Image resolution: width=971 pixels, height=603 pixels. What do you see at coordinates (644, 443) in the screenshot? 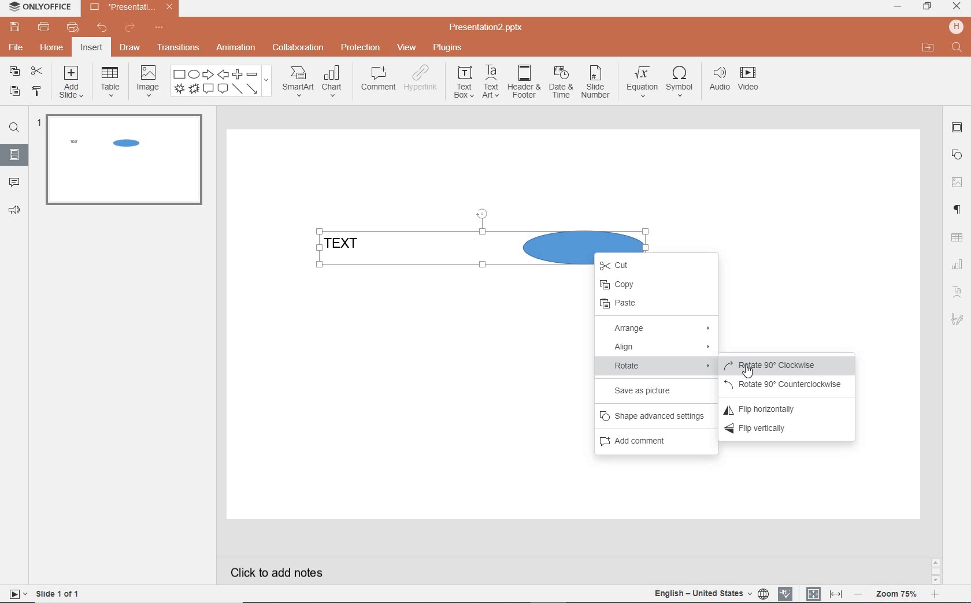
I see `Add comment` at bounding box center [644, 443].